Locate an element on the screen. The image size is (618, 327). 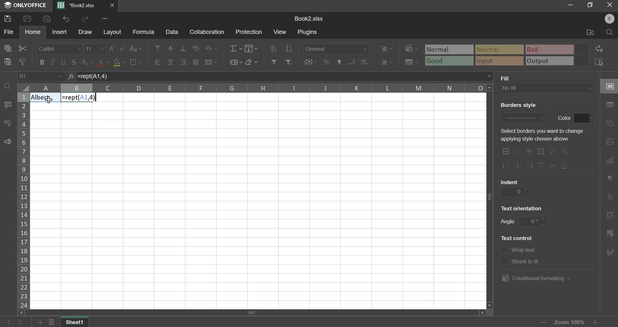
add sheets is located at coordinates (39, 322).